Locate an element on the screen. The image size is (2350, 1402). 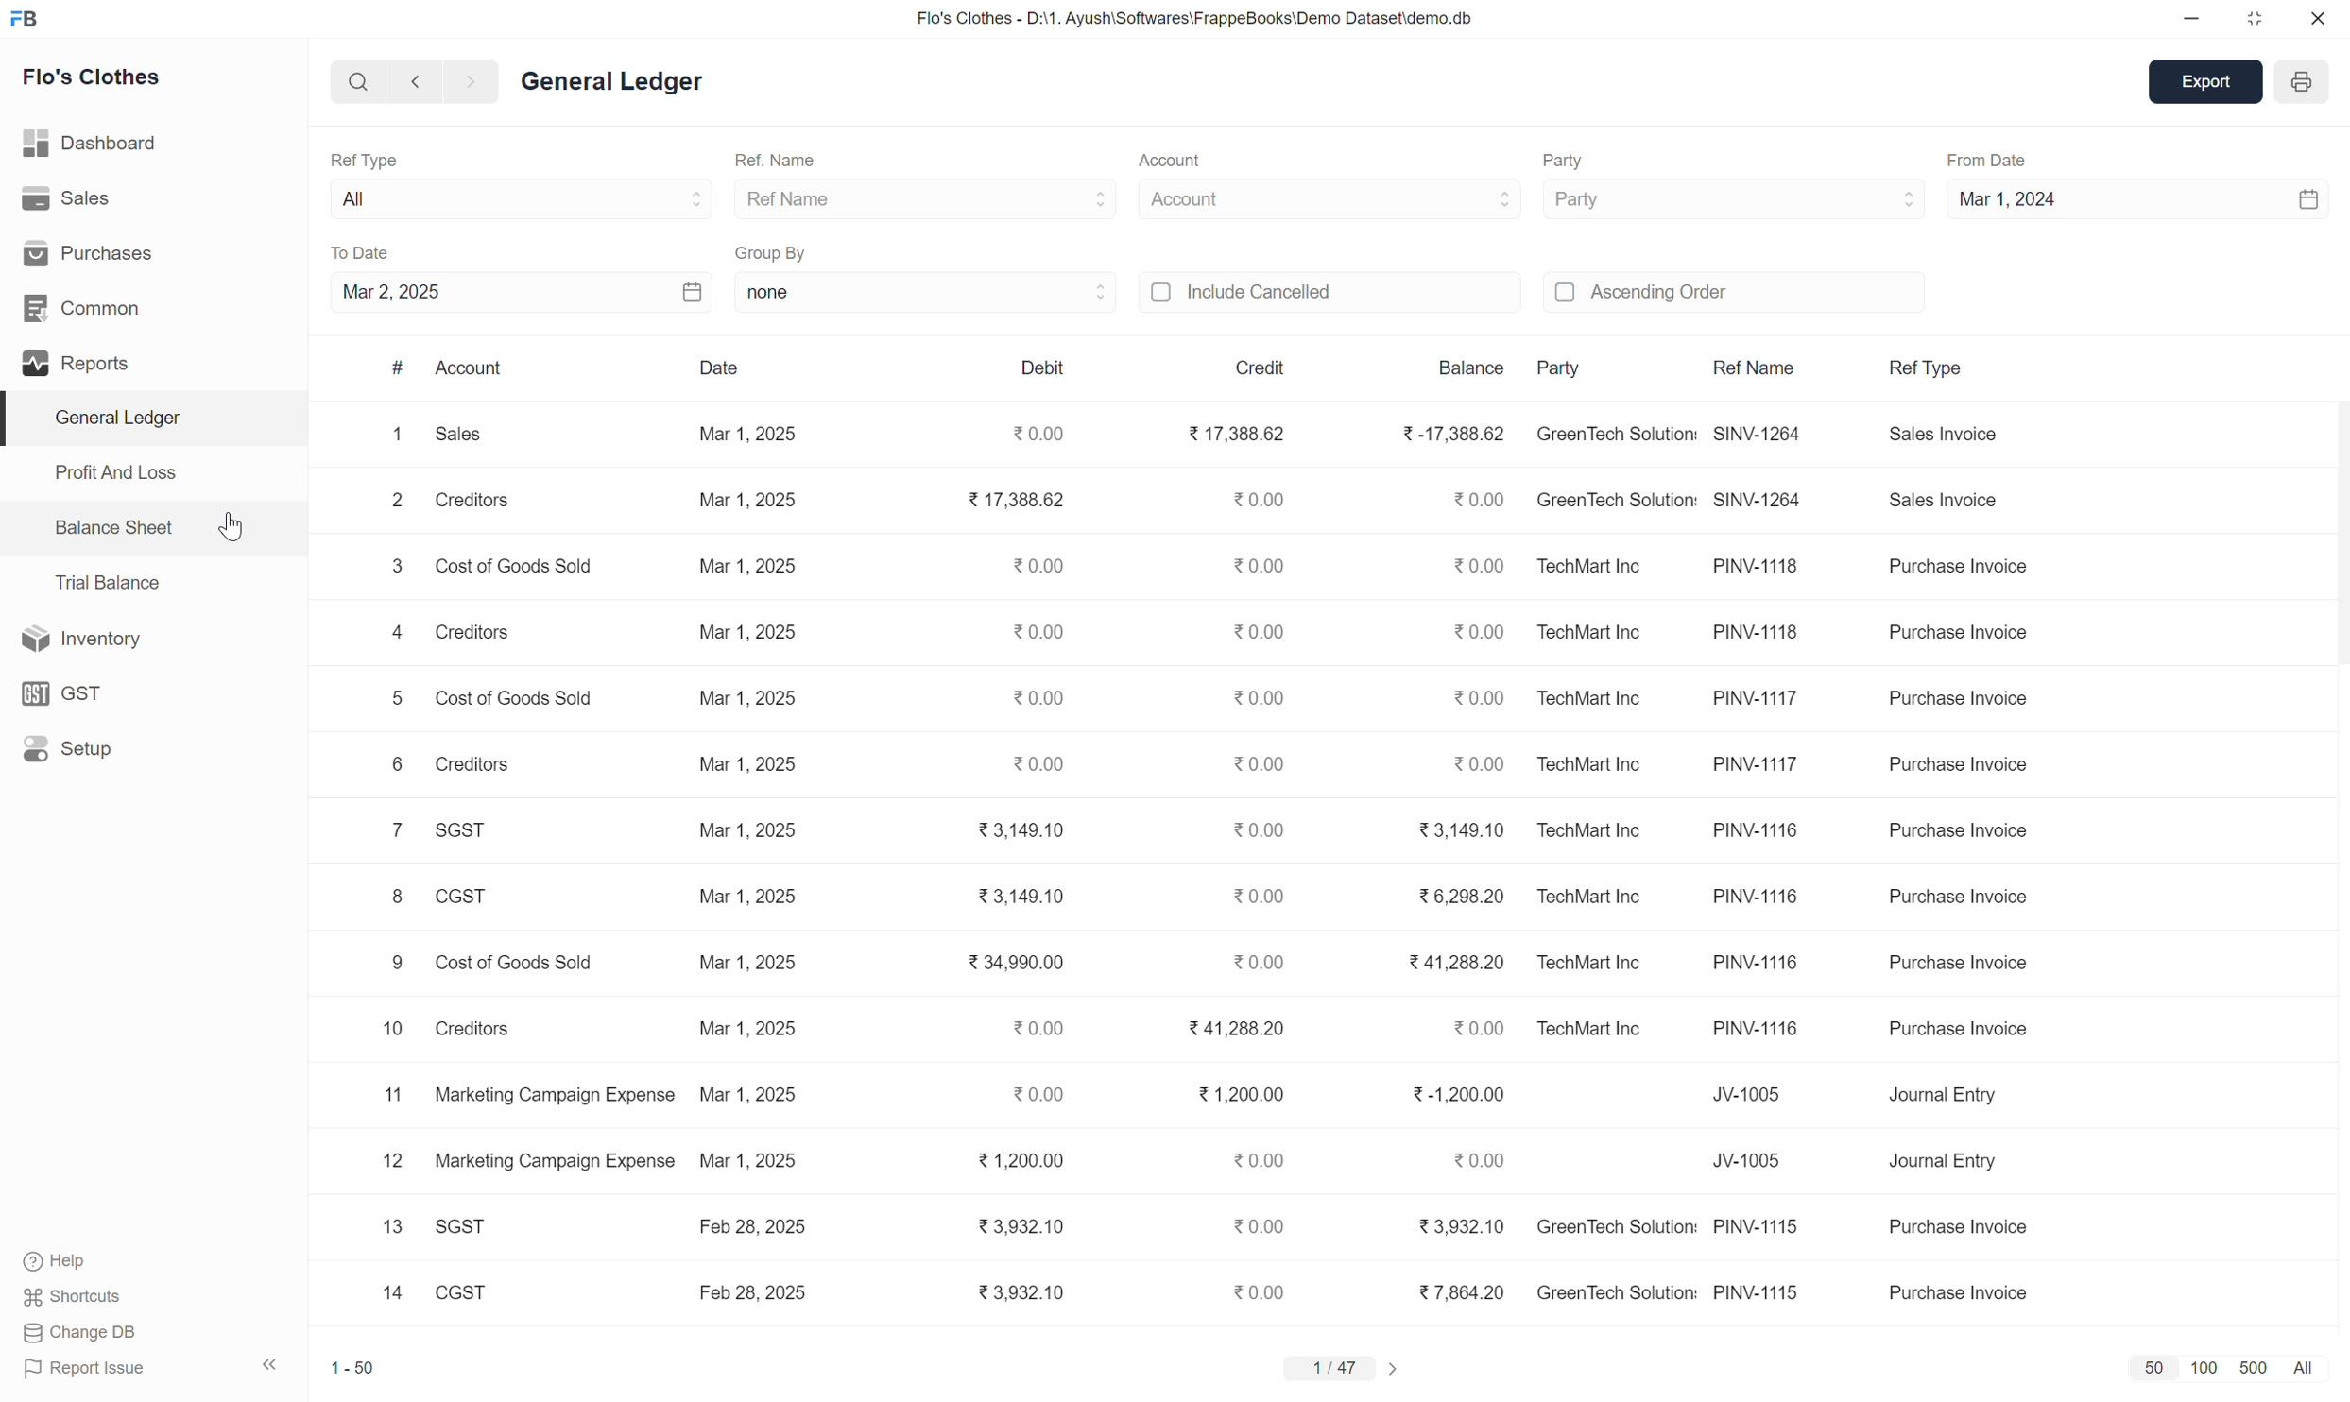
# is located at coordinates (394, 366).